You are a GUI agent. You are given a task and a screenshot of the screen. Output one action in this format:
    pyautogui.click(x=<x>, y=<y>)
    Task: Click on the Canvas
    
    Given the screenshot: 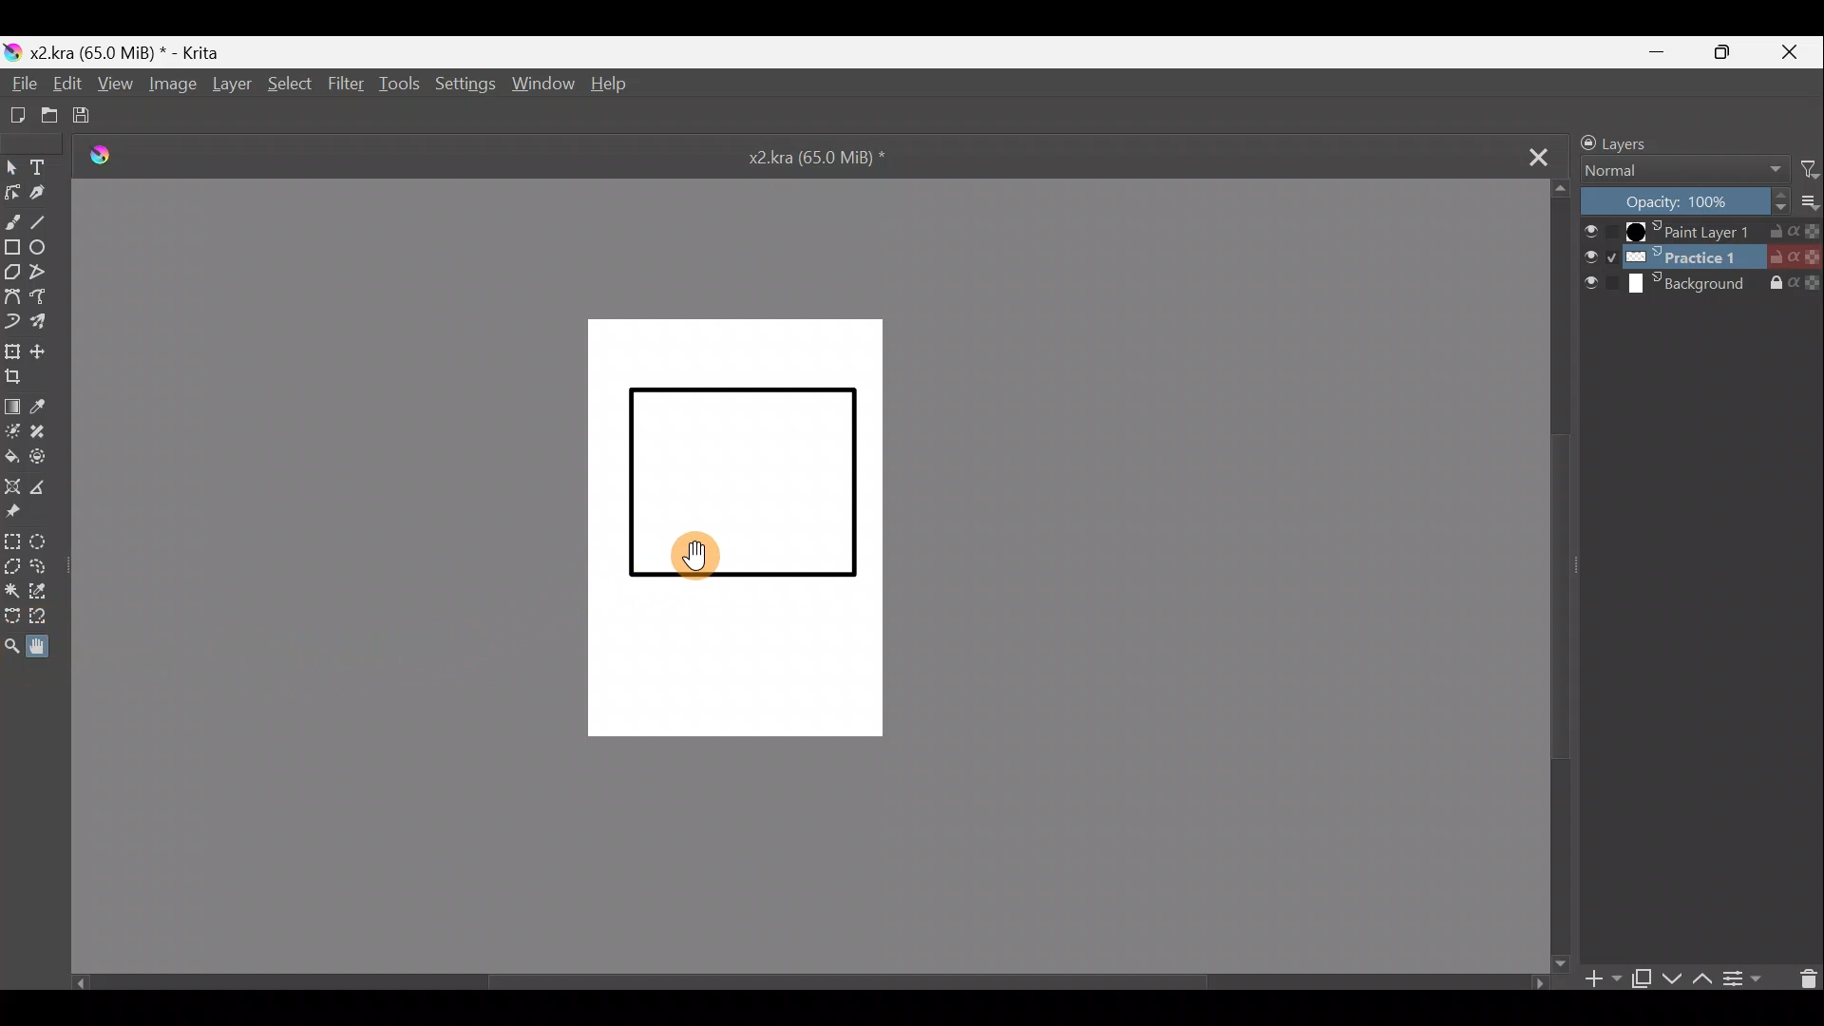 What is the action you would take?
    pyautogui.click(x=750, y=529)
    